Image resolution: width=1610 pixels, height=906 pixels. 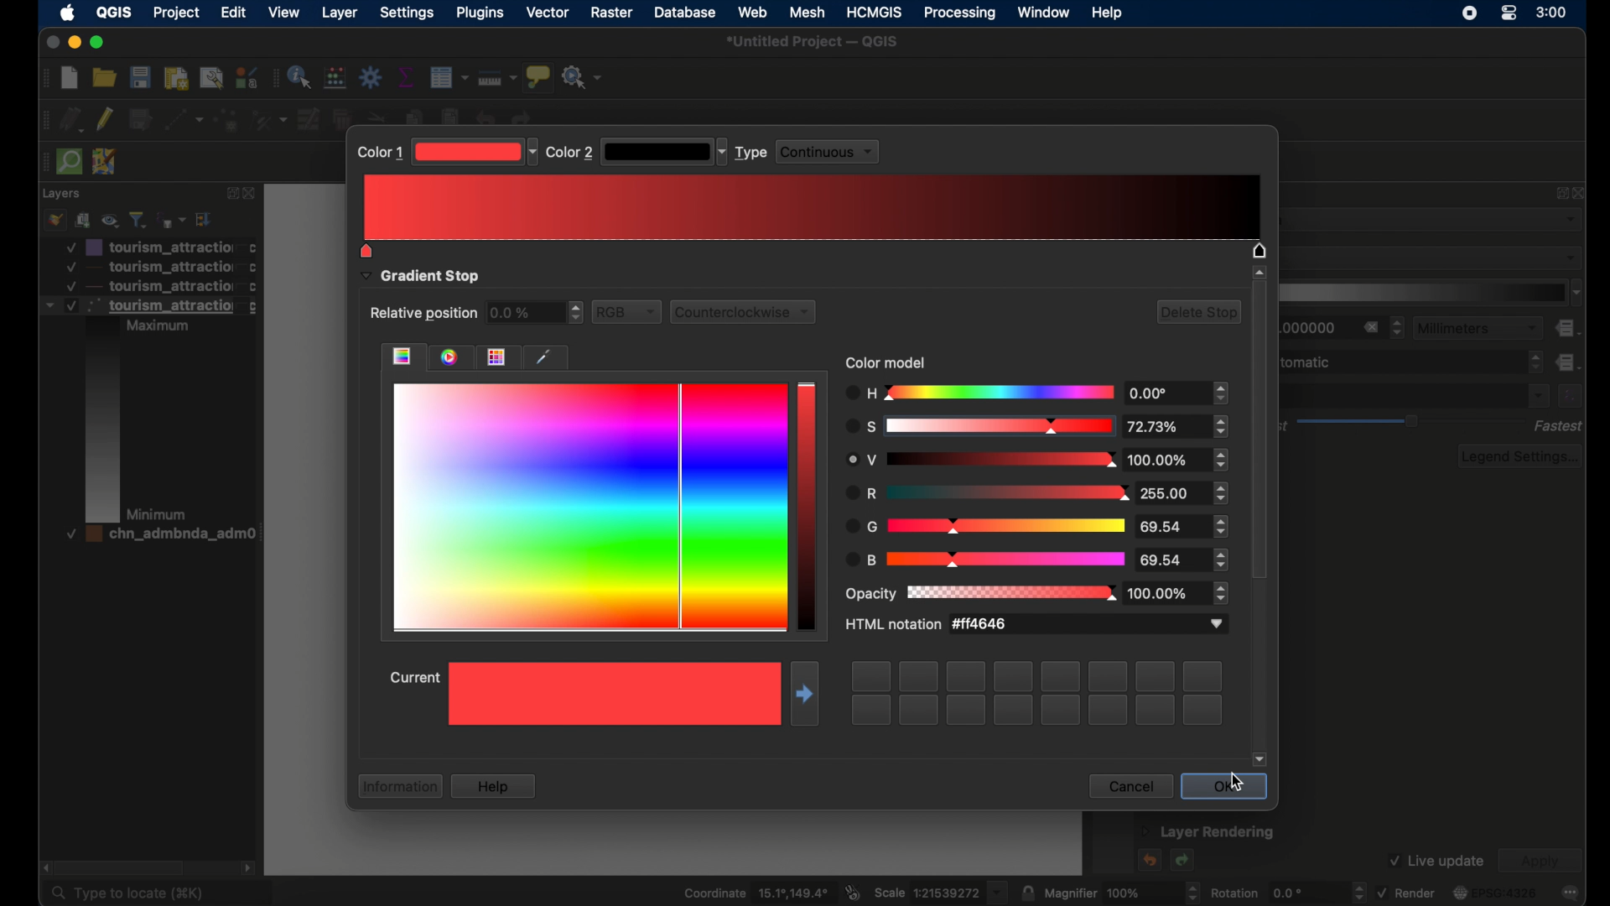 What do you see at coordinates (536, 313) in the screenshot?
I see `relative position stepper buttons` at bounding box center [536, 313].